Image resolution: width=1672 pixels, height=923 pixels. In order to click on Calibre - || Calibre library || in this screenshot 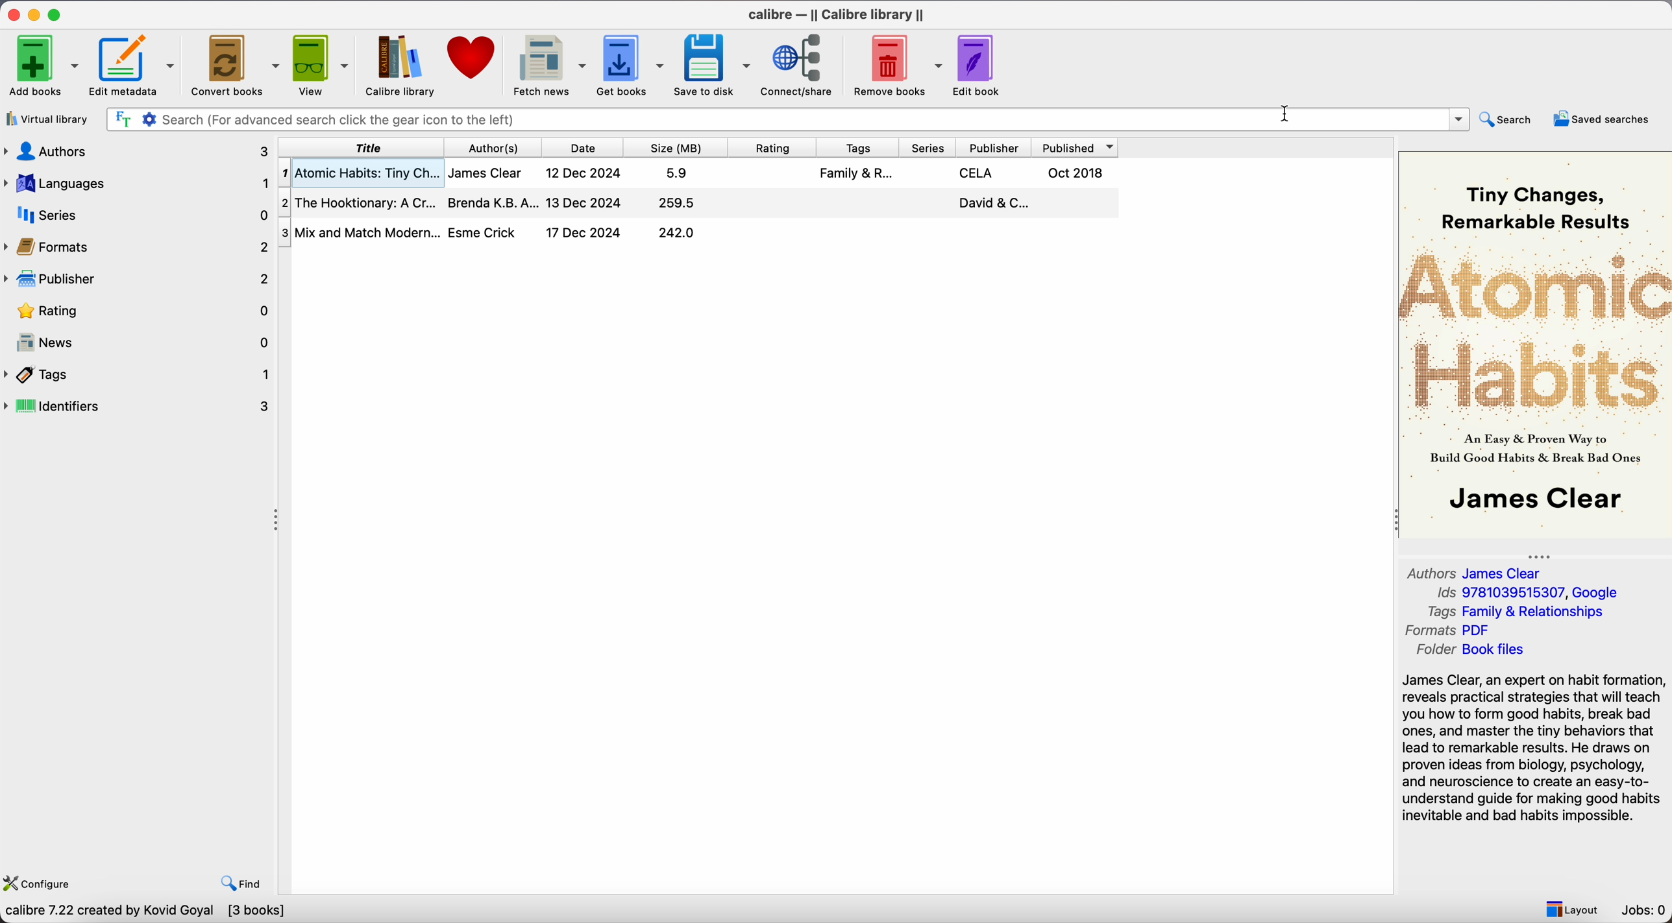, I will do `click(835, 13)`.